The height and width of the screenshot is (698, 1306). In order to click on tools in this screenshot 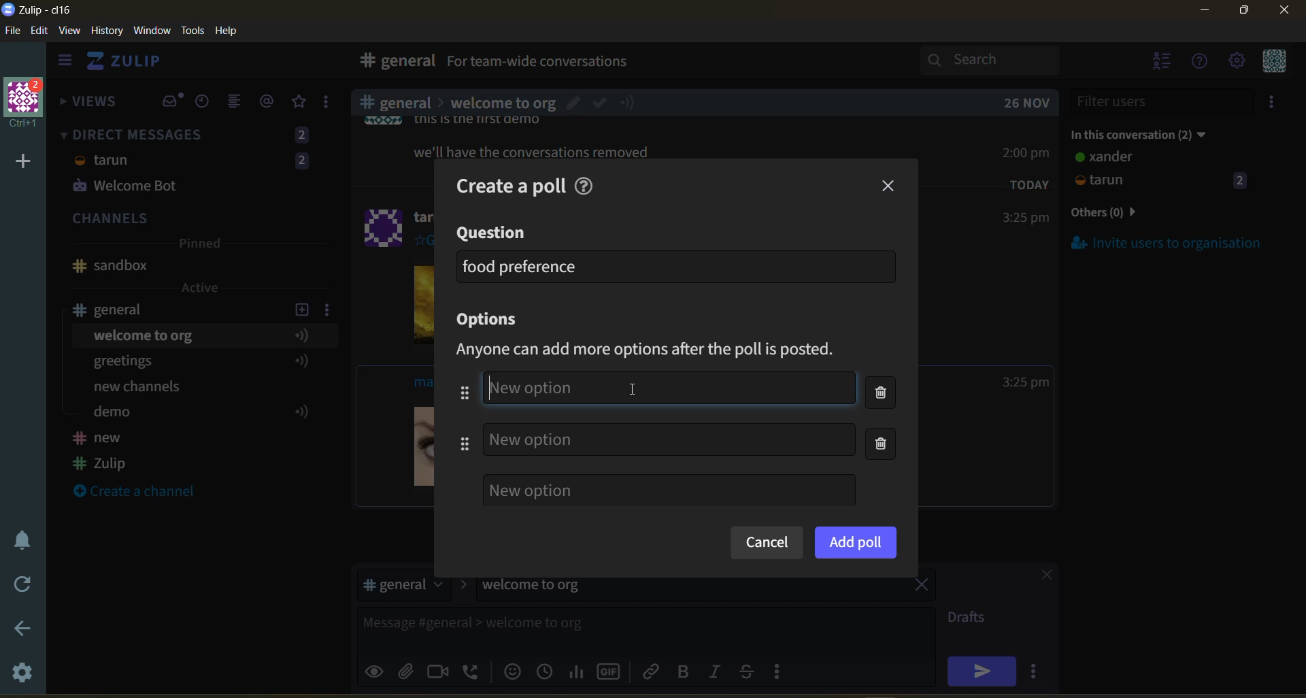, I will do `click(195, 29)`.